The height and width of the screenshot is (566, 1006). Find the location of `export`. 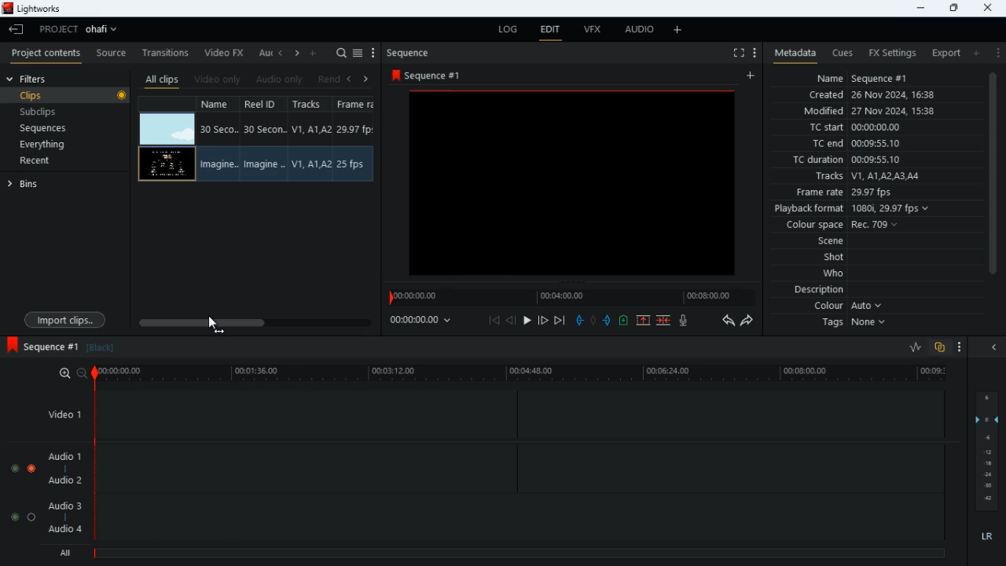

export is located at coordinates (947, 53).